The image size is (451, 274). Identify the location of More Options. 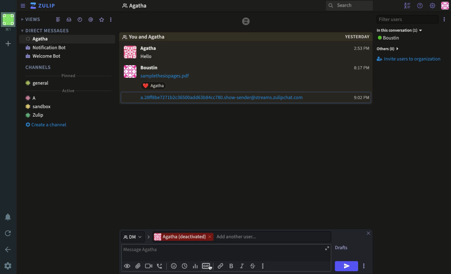
(266, 266).